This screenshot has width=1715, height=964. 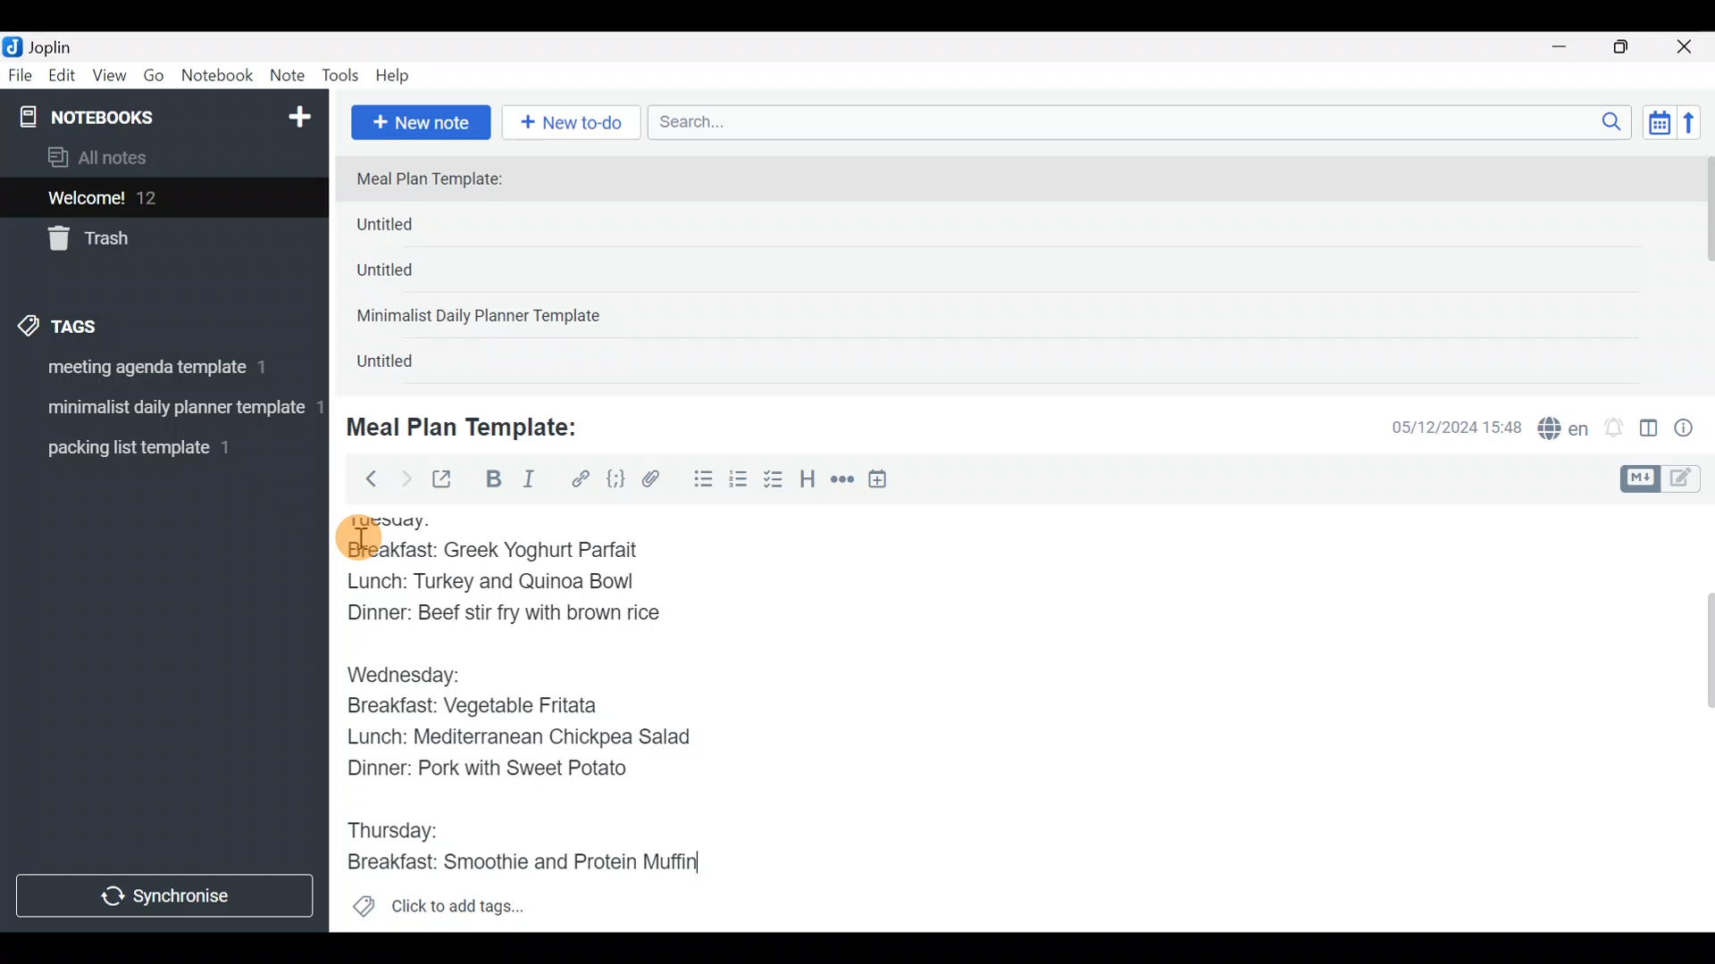 What do you see at coordinates (406, 365) in the screenshot?
I see `Untitled` at bounding box center [406, 365].